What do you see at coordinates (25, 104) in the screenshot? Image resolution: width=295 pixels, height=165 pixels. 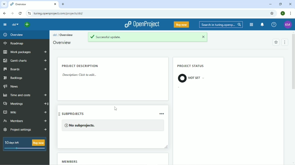 I see `Meetings` at bounding box center [25, 104].